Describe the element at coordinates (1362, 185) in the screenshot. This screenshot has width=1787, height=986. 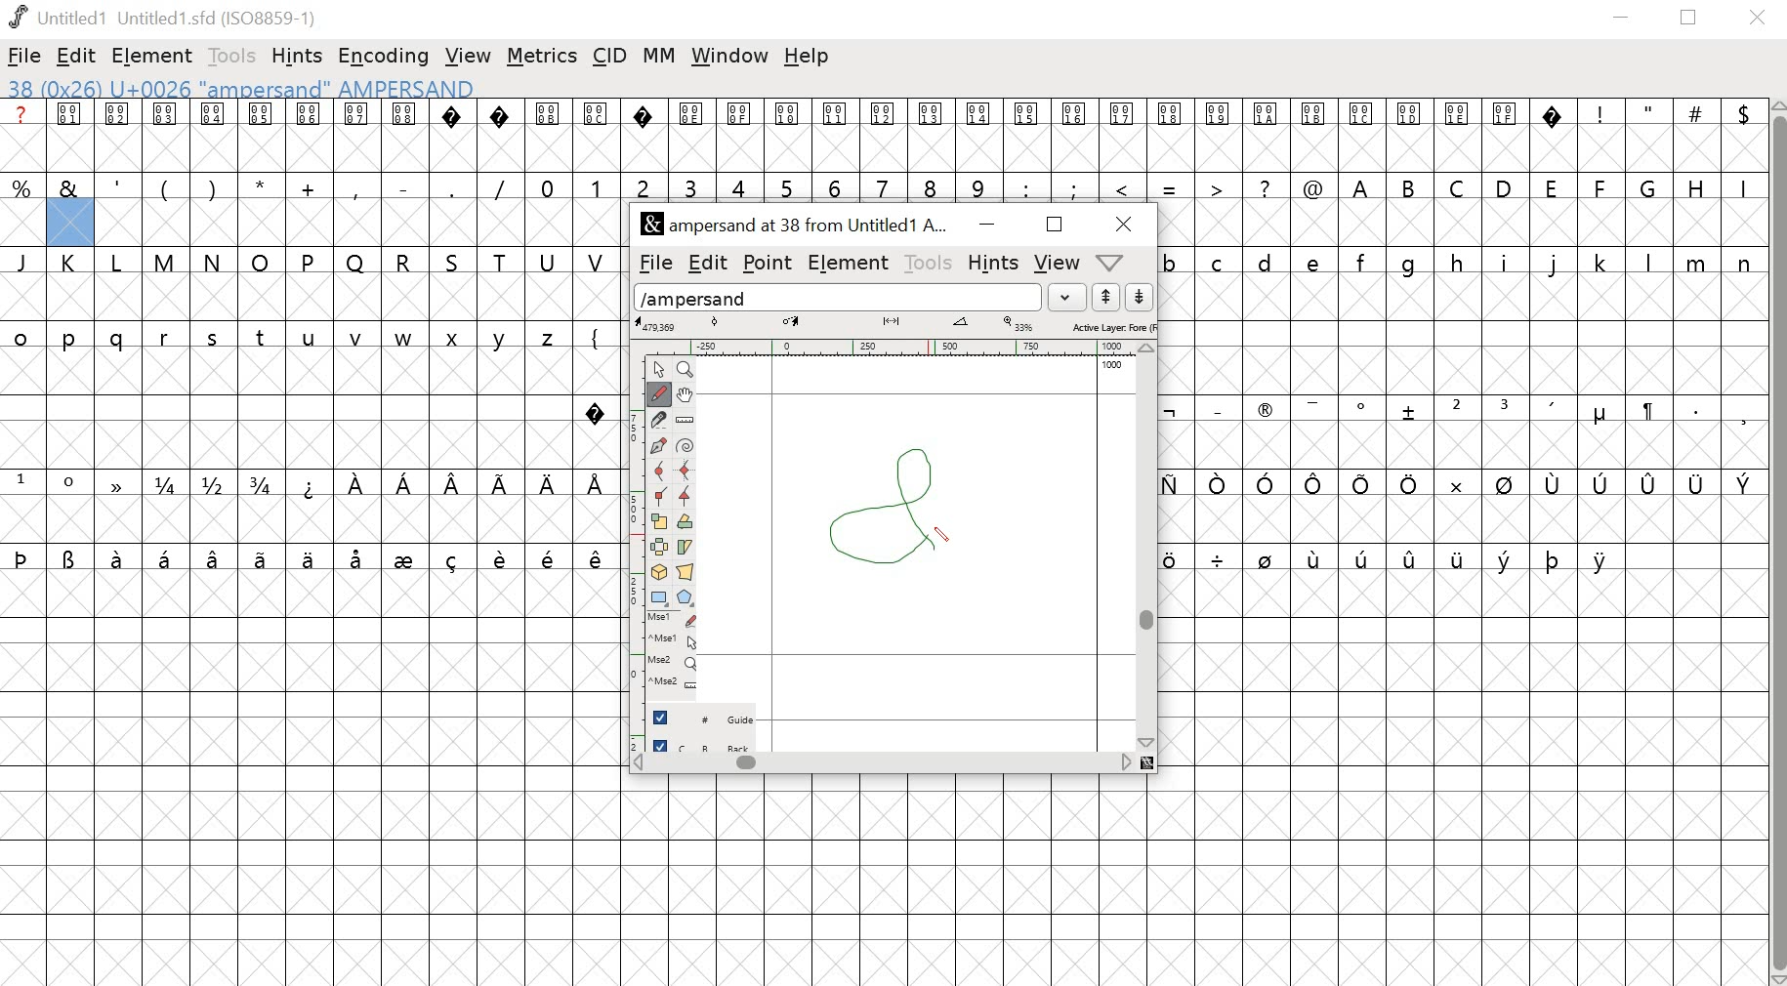
I see `A` at that location.